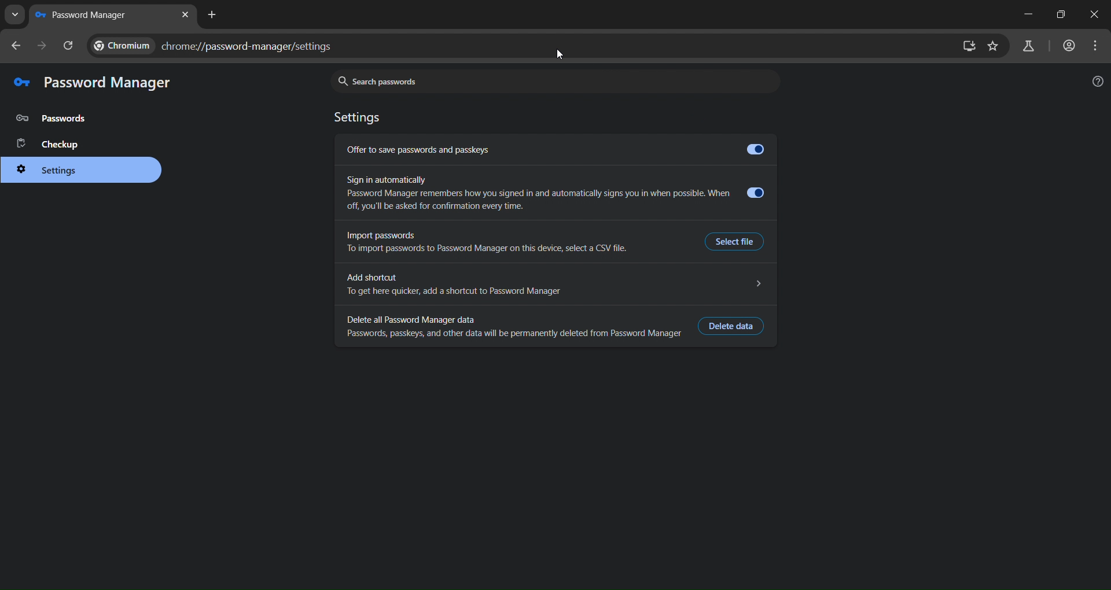 The image size is (1111, 590). What do you see at coordinates (493, 242) in the screenshot?
I see `Import passwords
To import passwords to Password Manager on this device, select a CSV file.` at bounding box center [493, 242].